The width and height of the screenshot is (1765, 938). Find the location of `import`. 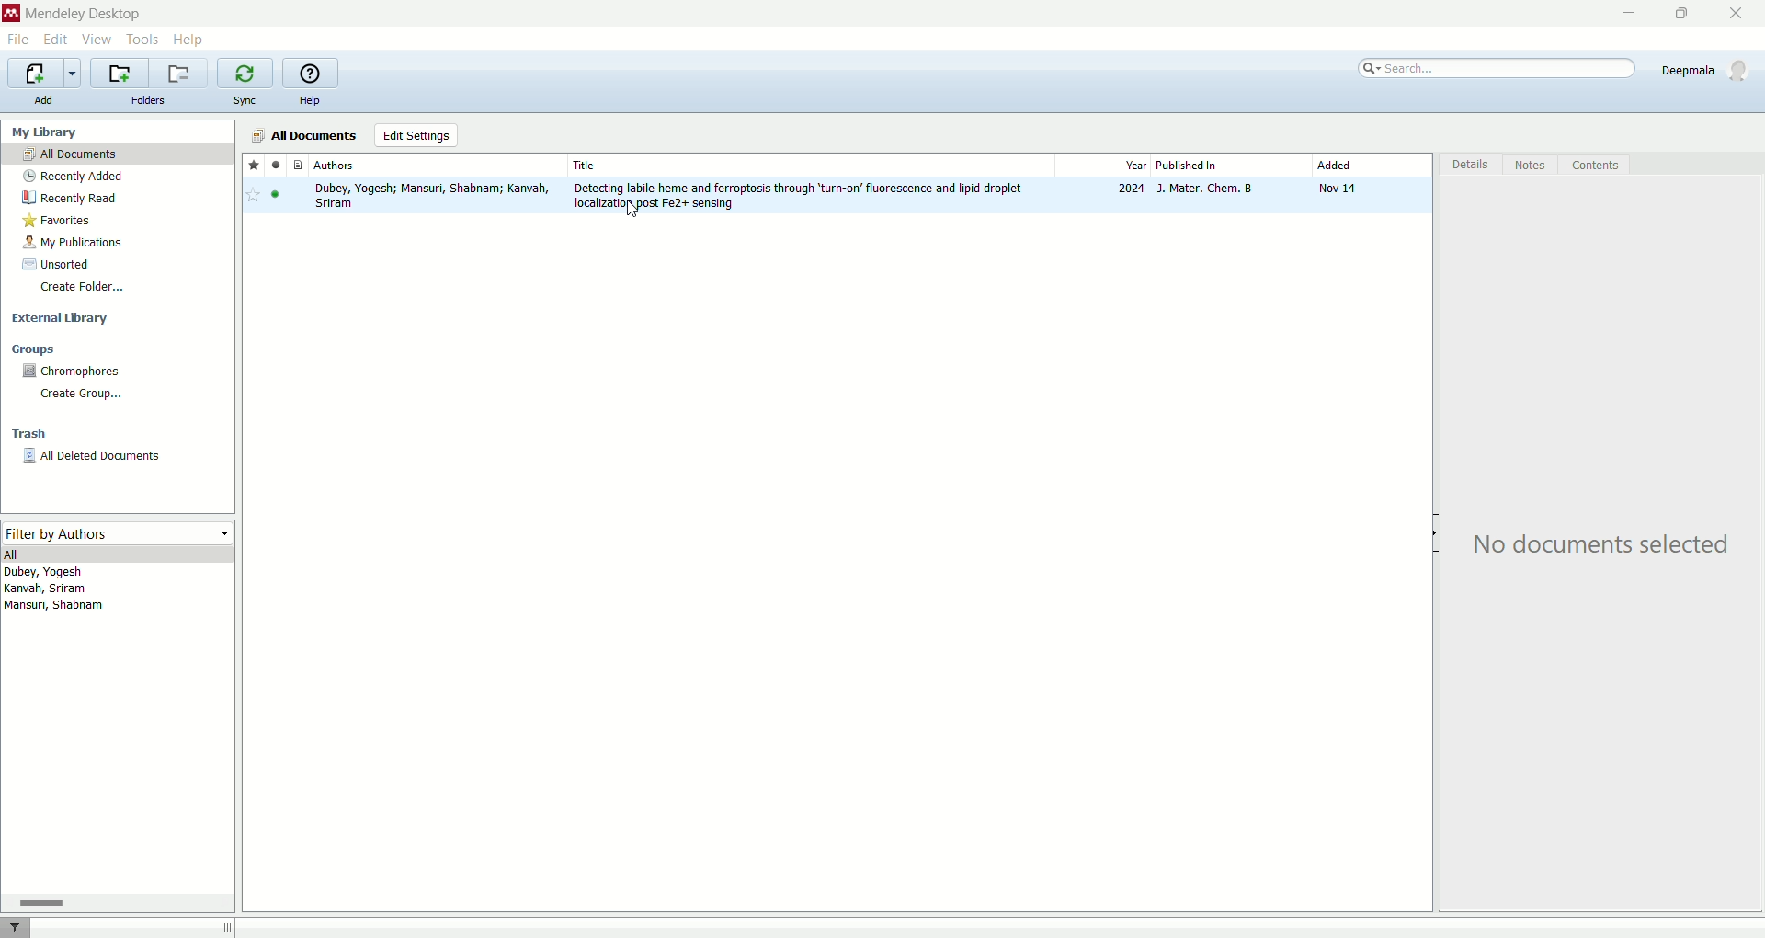

import is located at coordinates (44, 74).